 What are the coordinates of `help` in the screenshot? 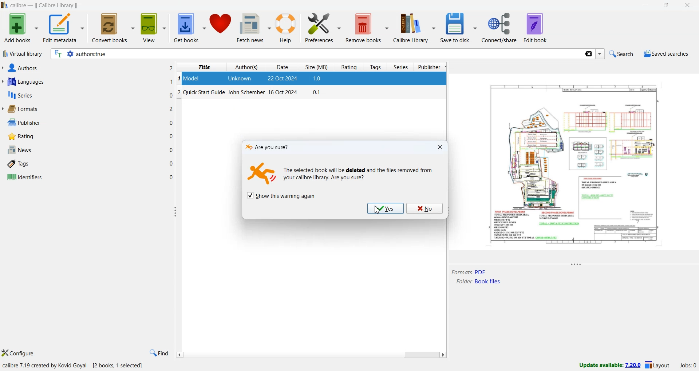 It's located at (288, 29).